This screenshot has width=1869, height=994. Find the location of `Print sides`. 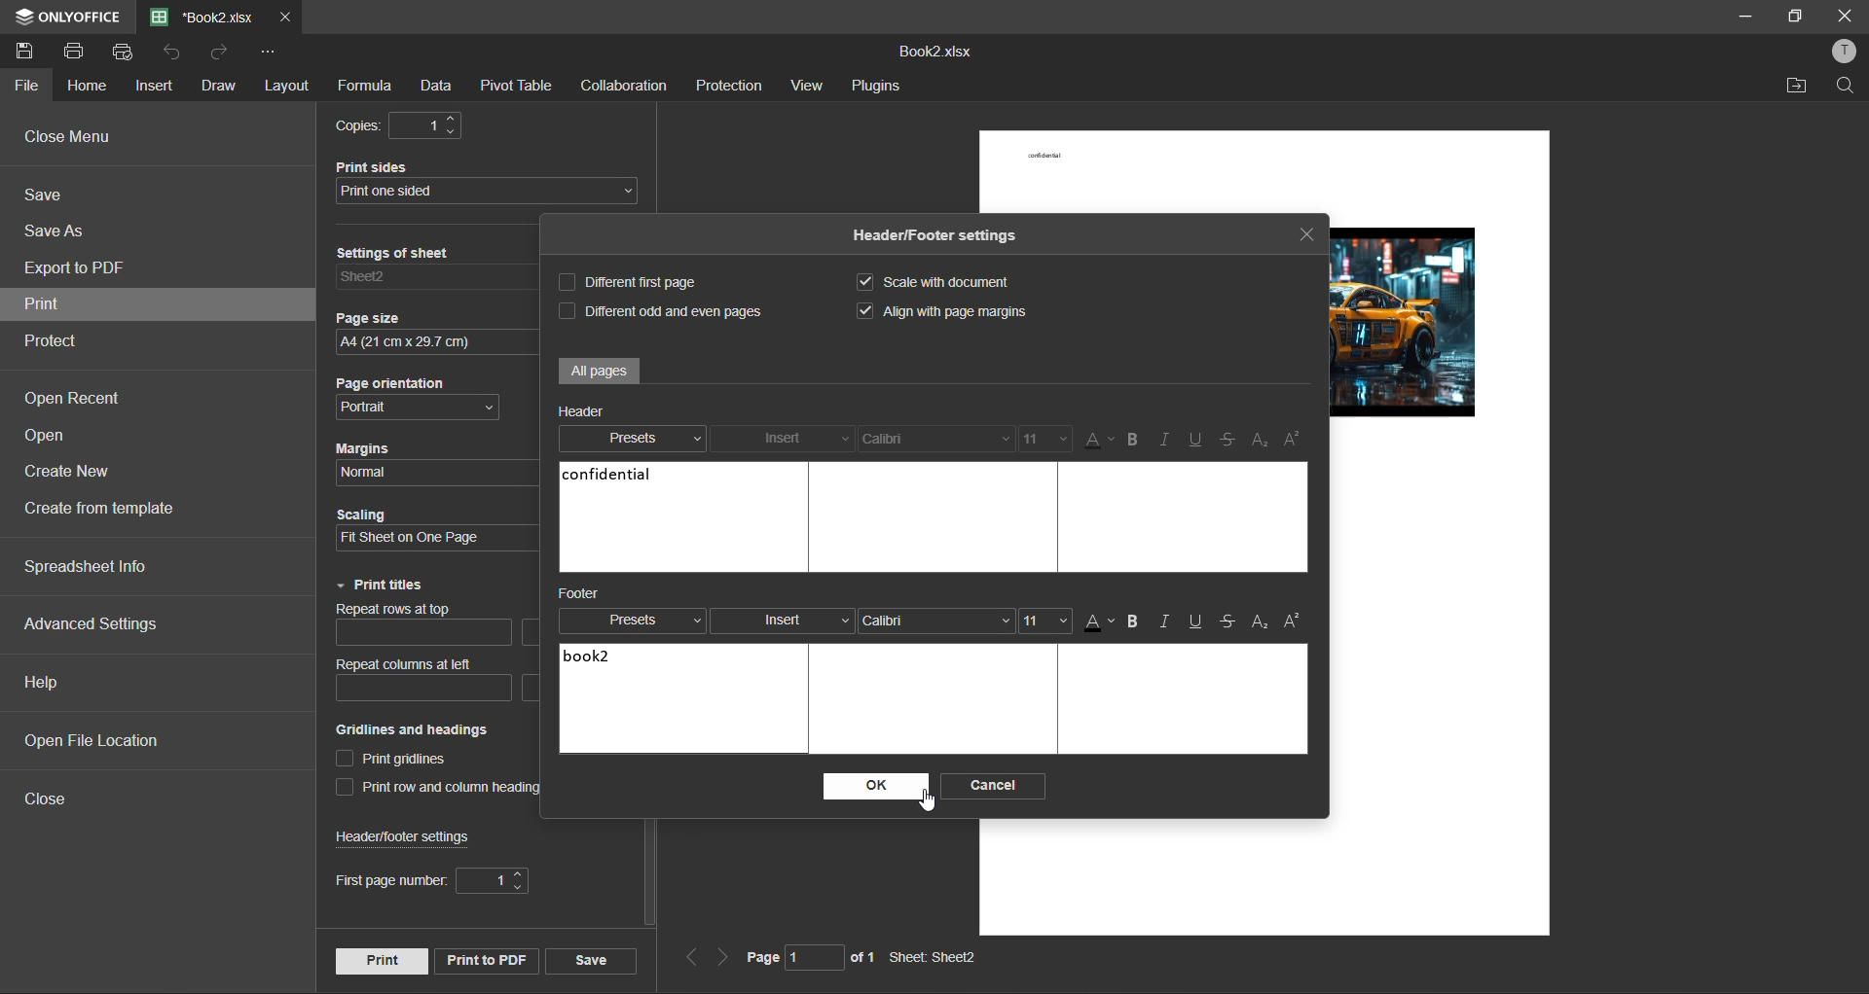

Print sides is located at coordinates (377, 165).